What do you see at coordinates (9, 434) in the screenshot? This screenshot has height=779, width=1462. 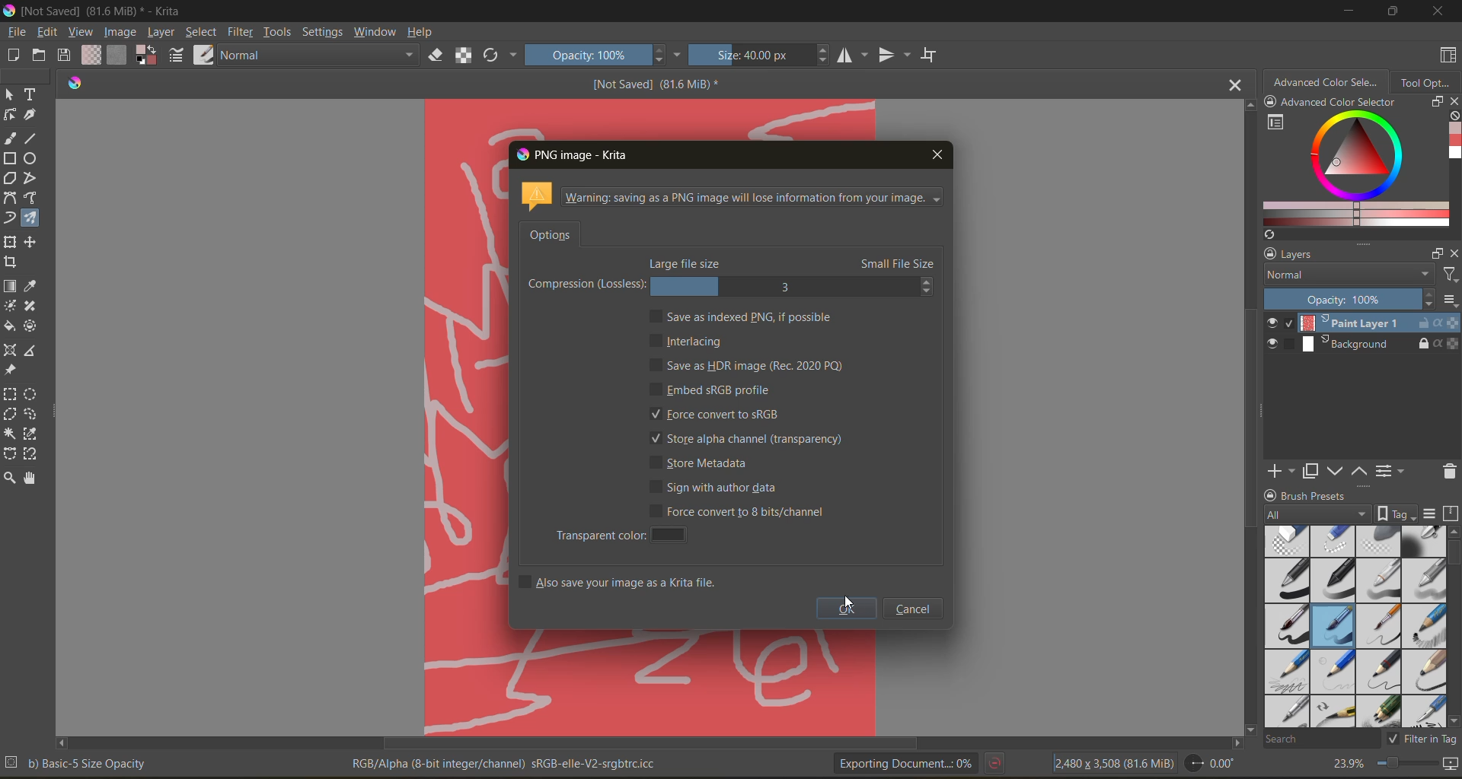 I see `tool` at bounding box center [9, 434].